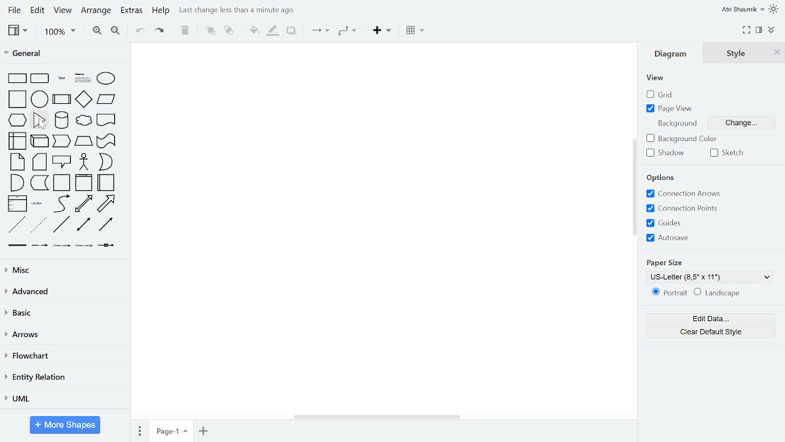  What do you see at coordinates (759, 29) in the screenshot?
I see `format` at bounding box center [759, 29].